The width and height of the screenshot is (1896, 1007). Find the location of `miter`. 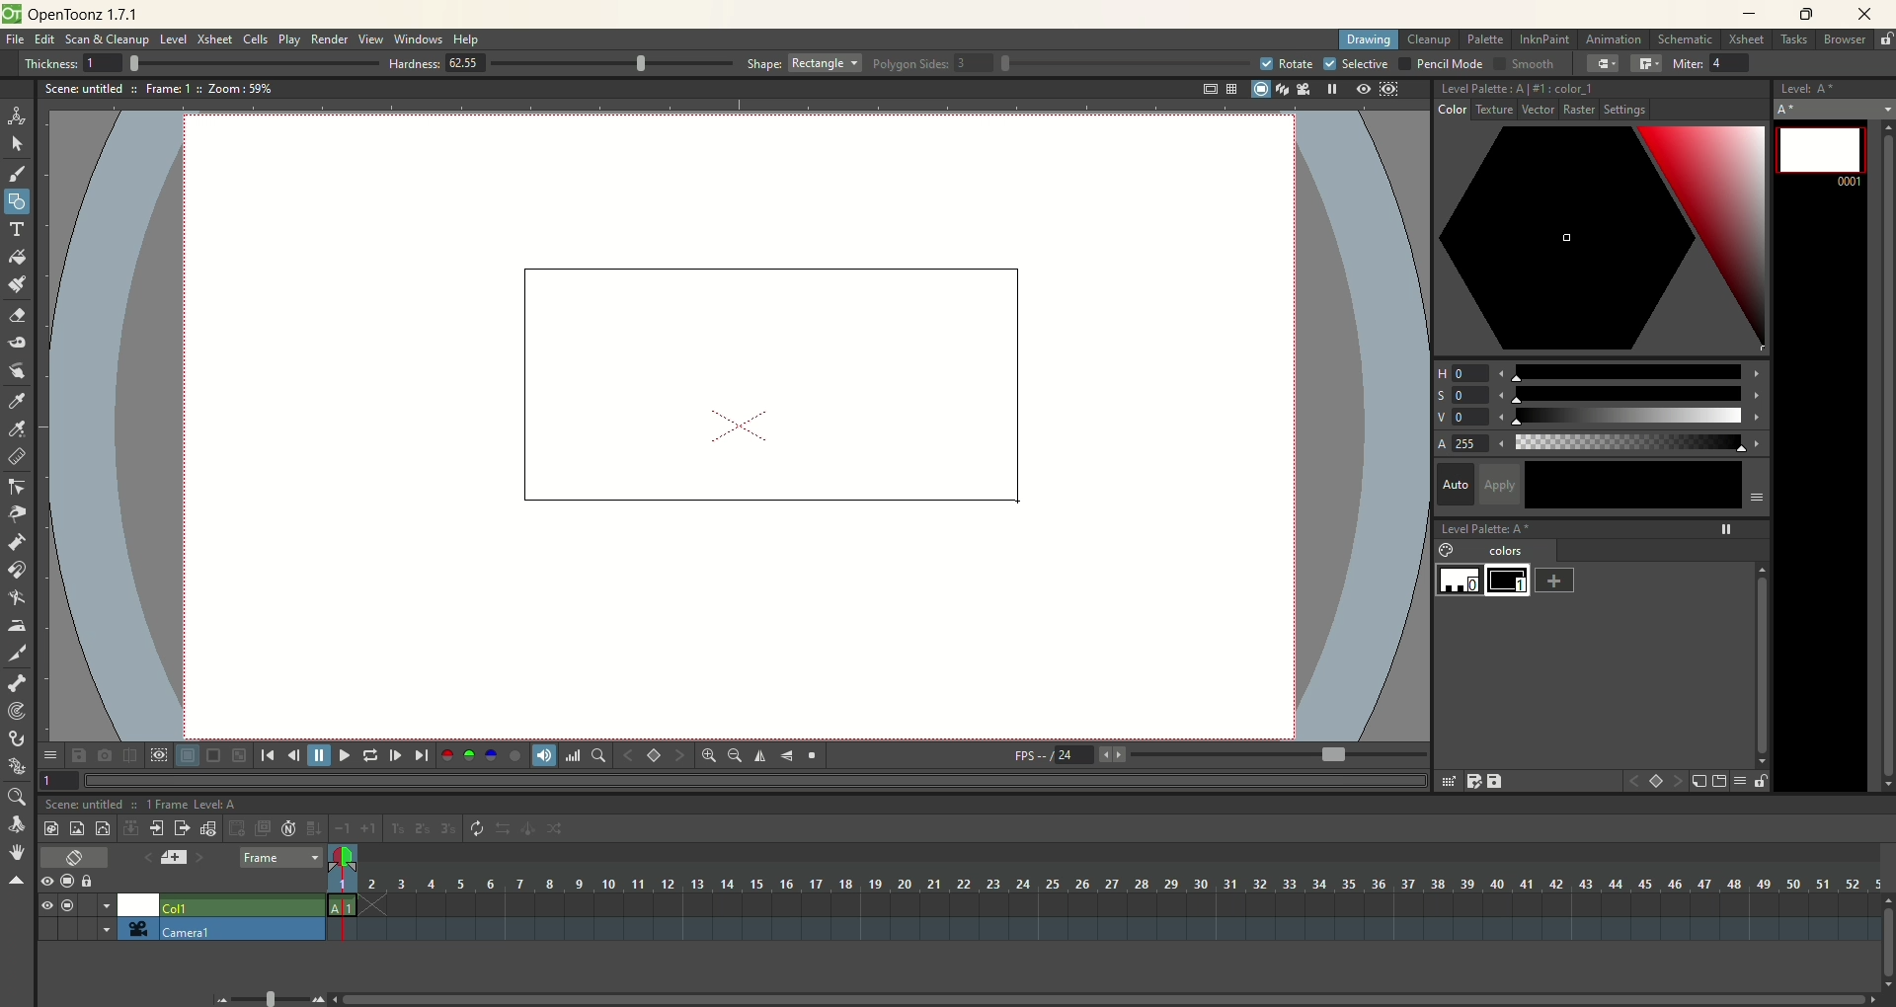

miter is located at coordinates (1714, 63).